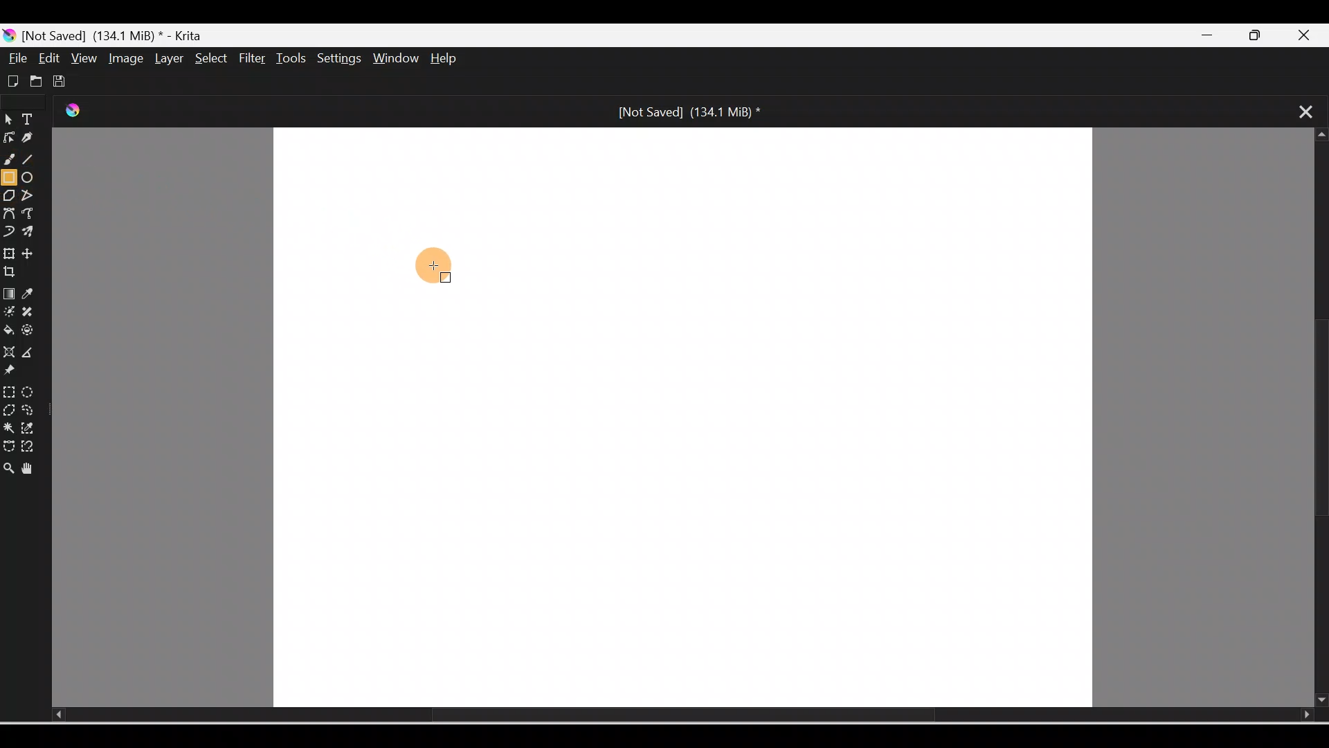 The width and height of the screenshot is (1329, 748). I want to click on Transform a layer/selection, so click(9, 251).